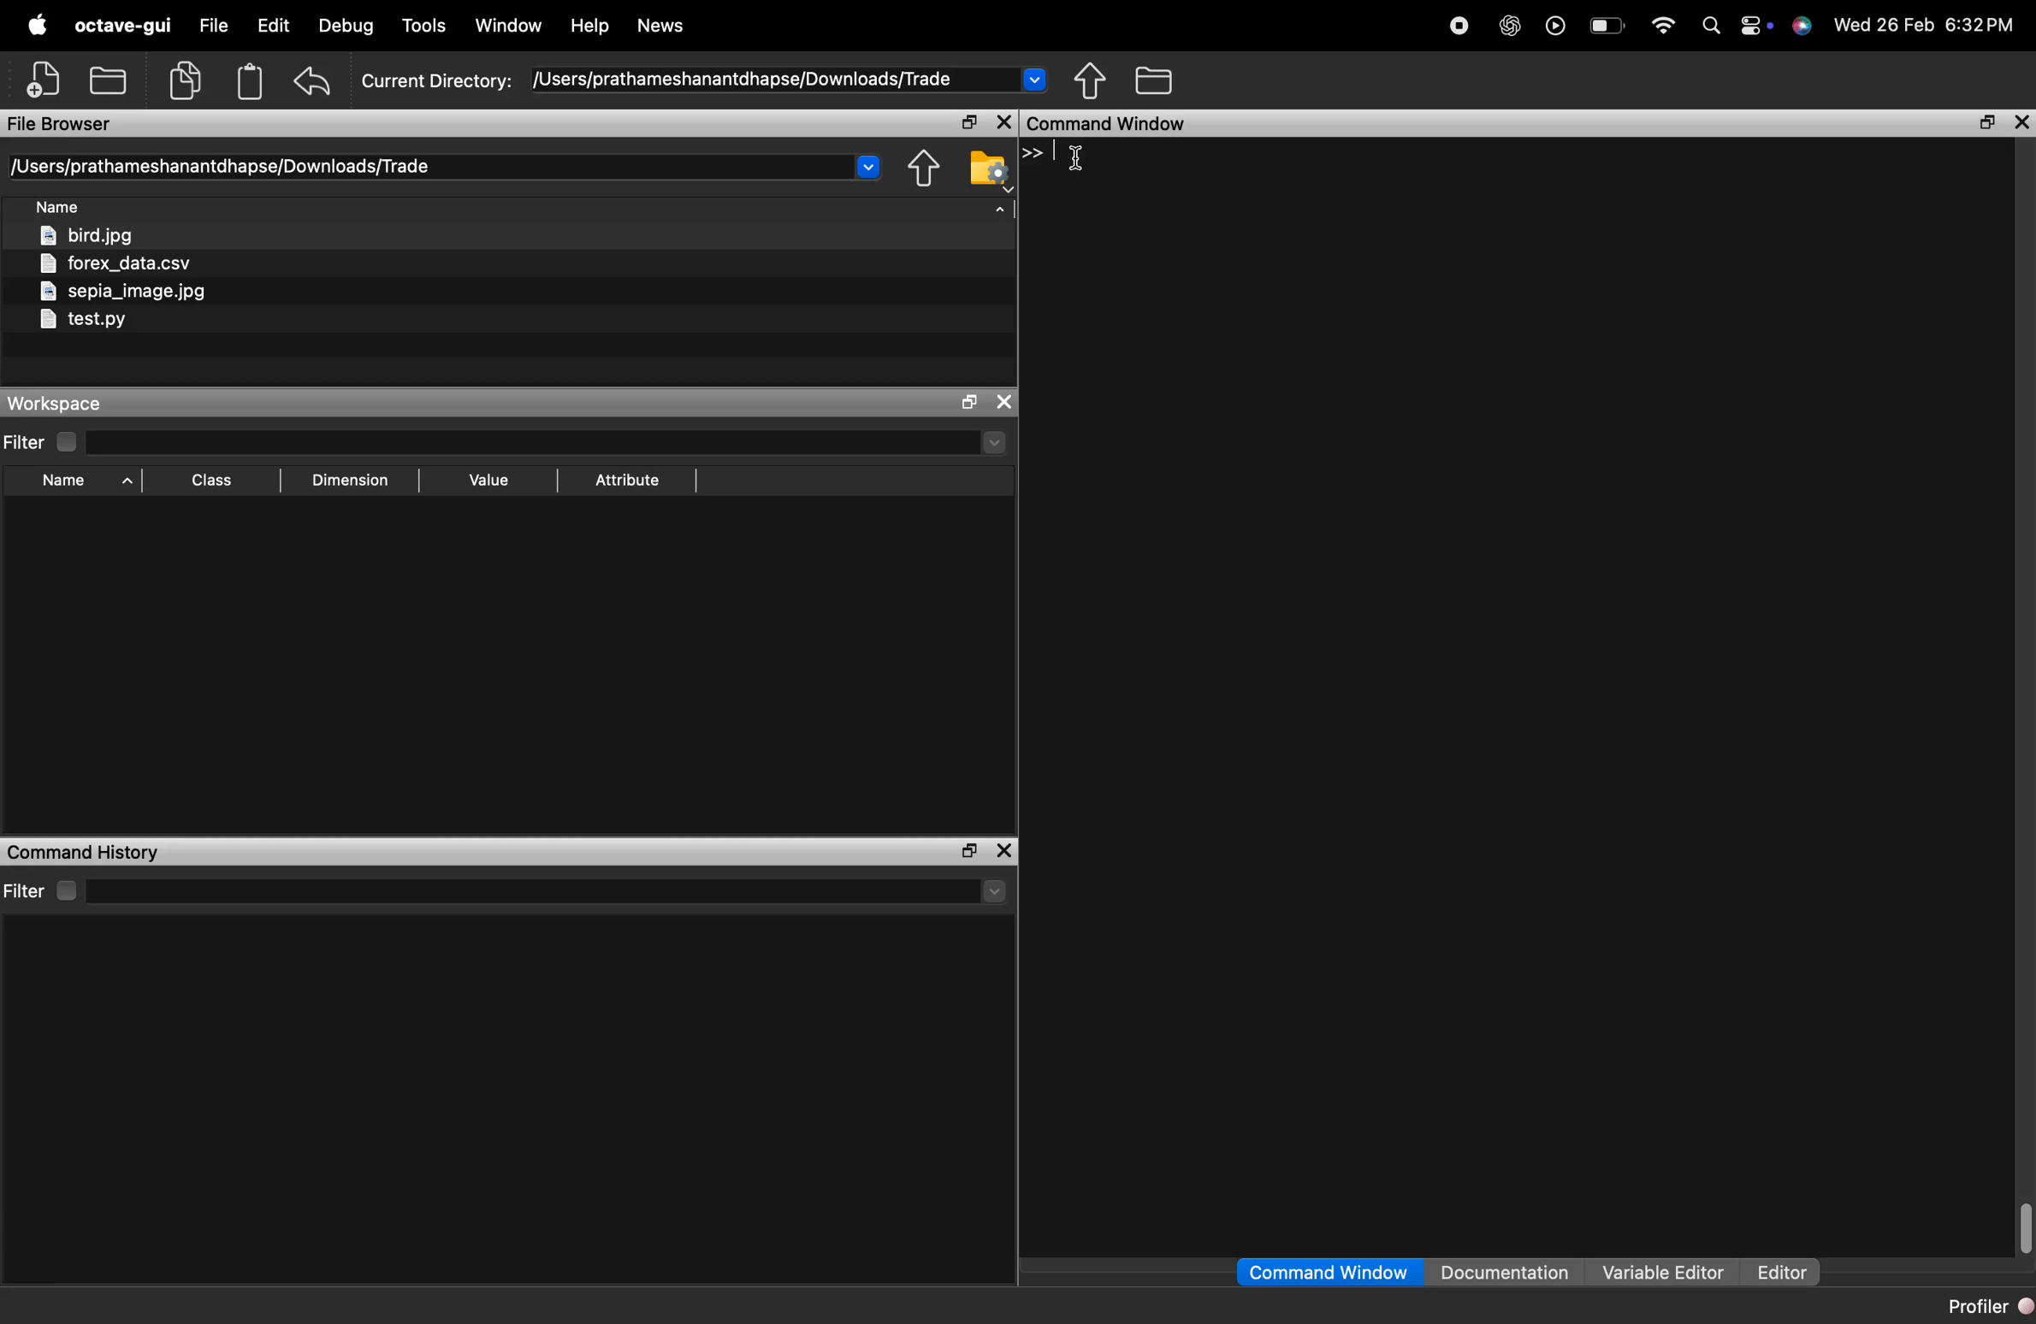 The image size is (2036, 1324). I want to click on files, so click(128, 280).